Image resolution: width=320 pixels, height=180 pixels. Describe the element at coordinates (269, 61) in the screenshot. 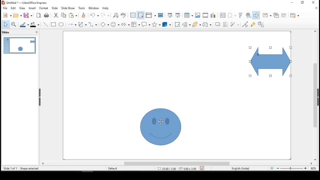

I see `shape (selected)` at that location.